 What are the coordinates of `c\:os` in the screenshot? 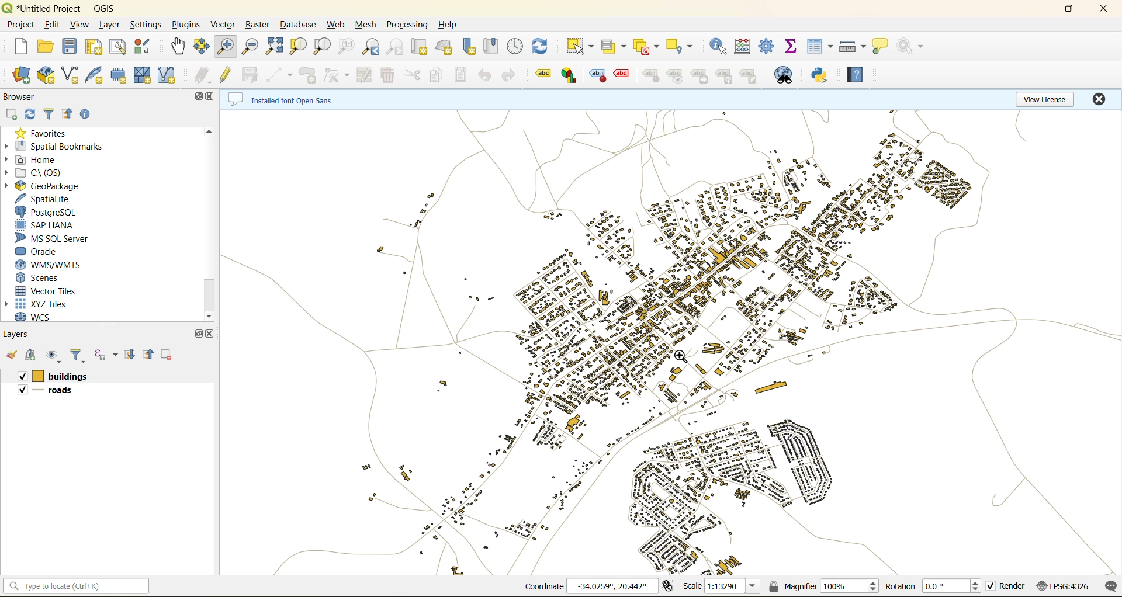 It's located at (42, 173).